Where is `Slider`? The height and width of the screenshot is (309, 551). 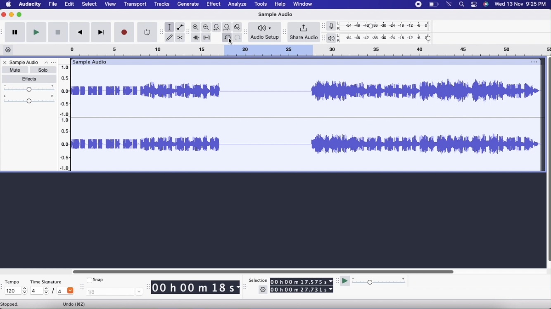
Slider is located at coordinates (65, 116).